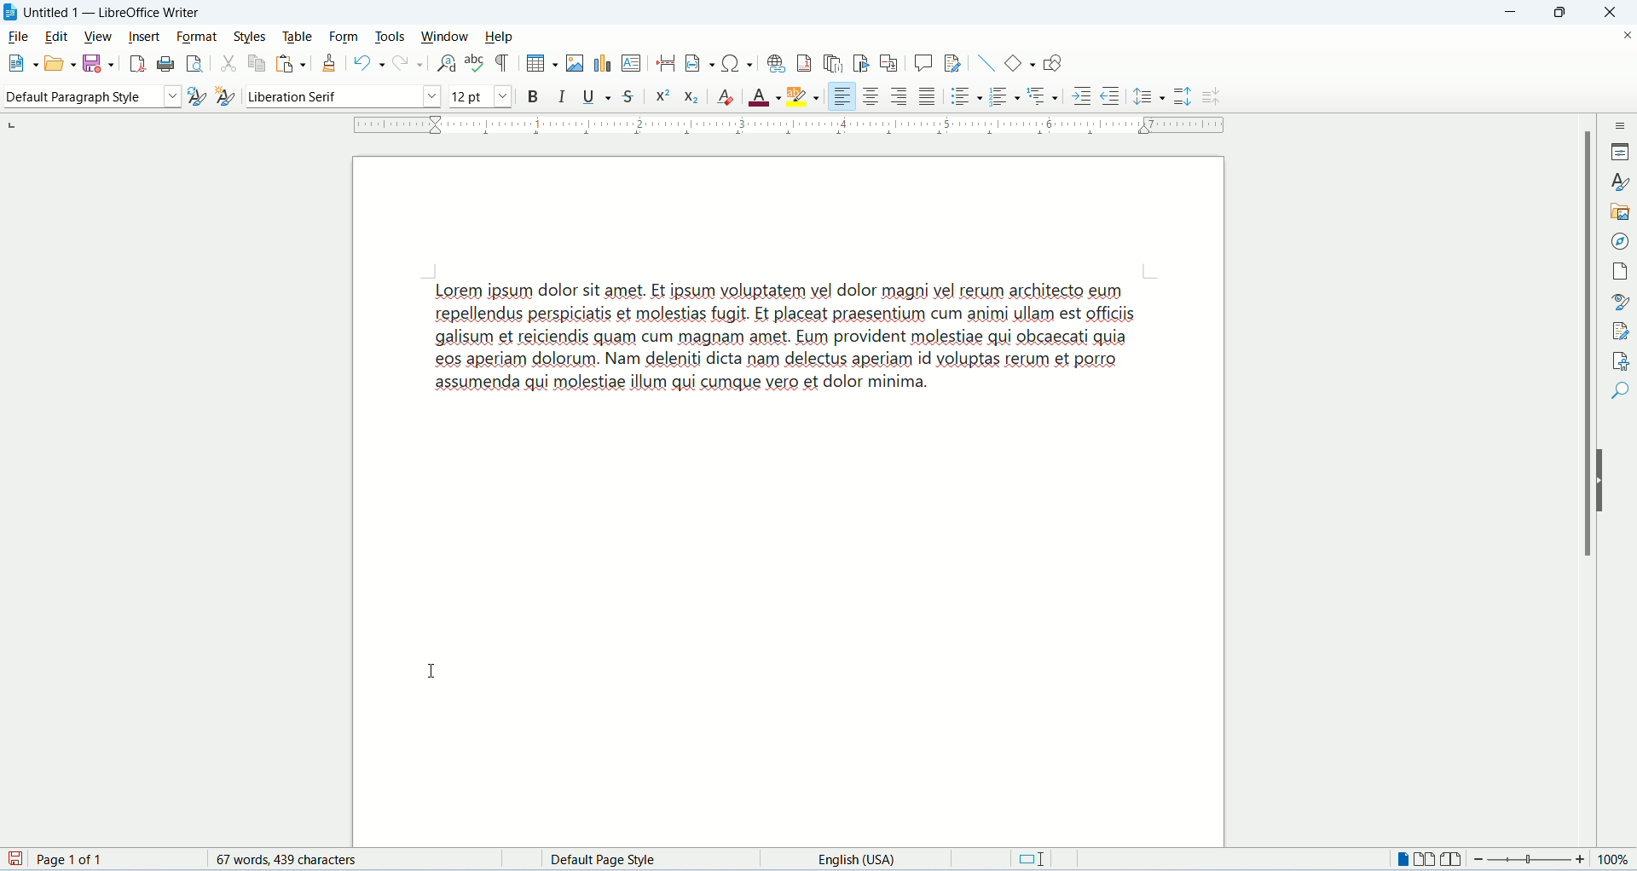 Image resolution: width=1637 pixels, height=871 pixels. What do you see at coordinates (56, 63) in the screenshot?
I see `open` at bounding box center [56, 63].